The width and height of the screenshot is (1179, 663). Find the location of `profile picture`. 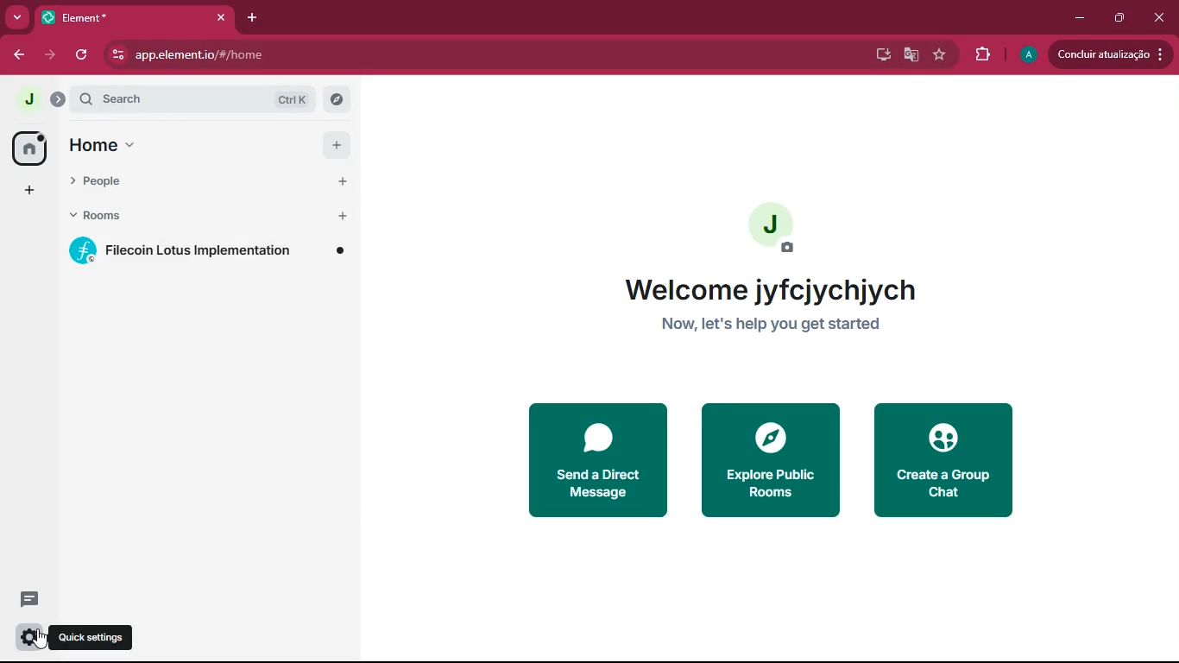

profile picture is located at coordinates (765, 224).